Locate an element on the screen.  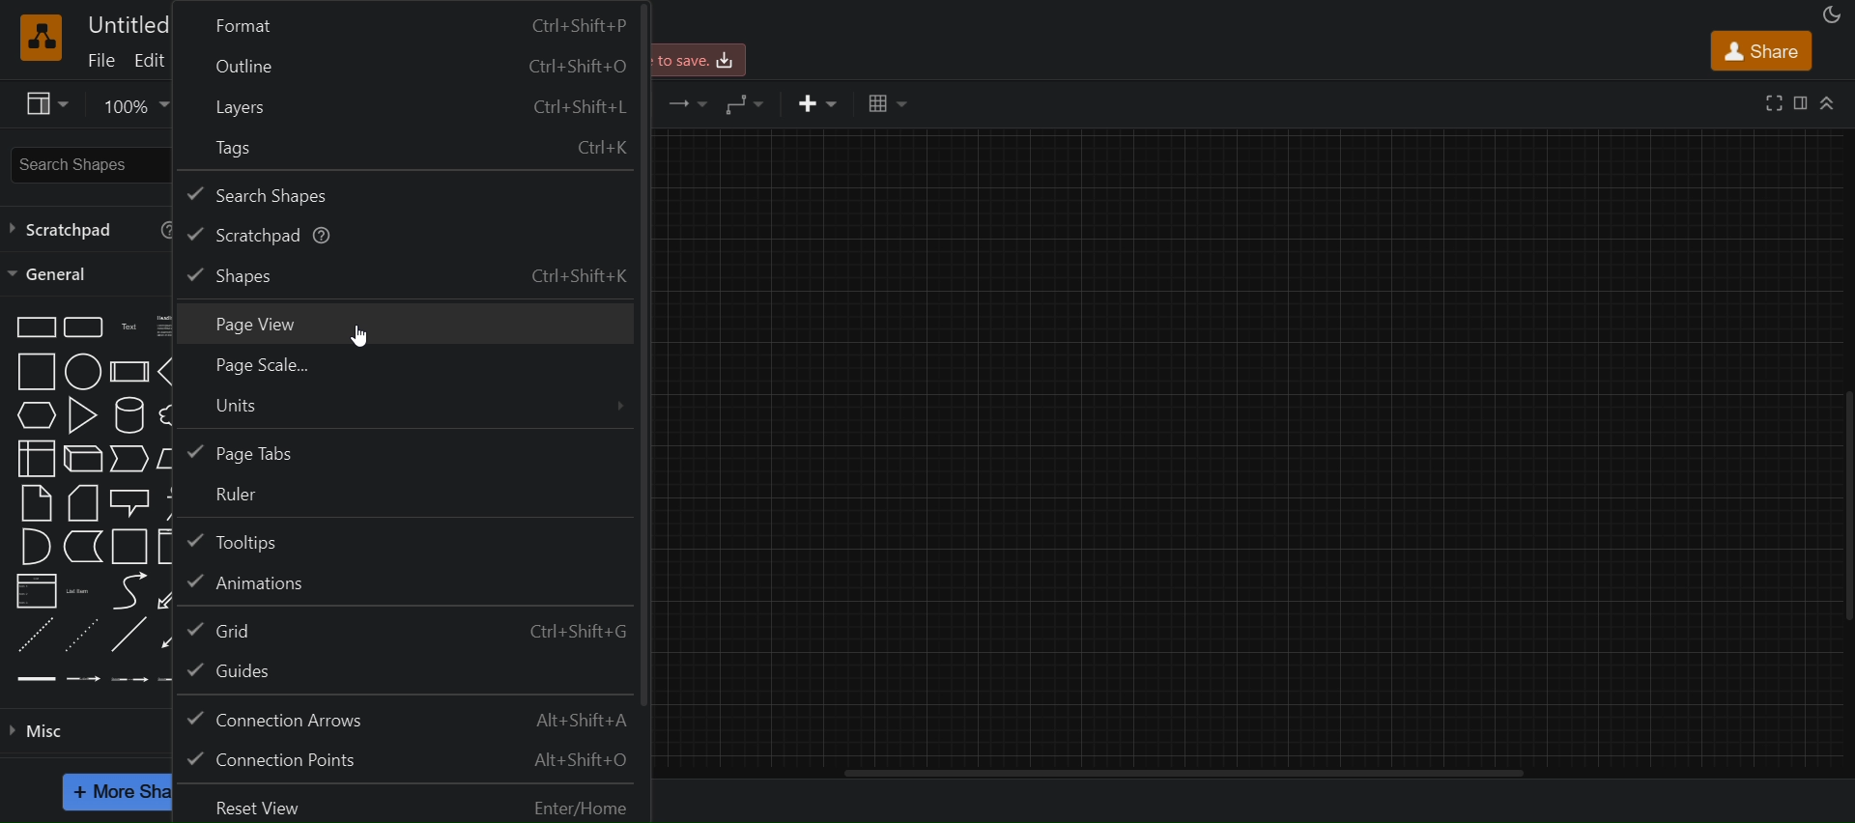
ruler is located at coordinates (409, 495).